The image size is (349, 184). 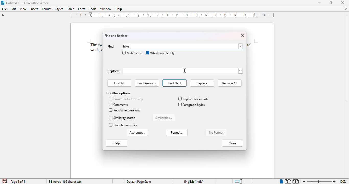 I want to click on replace, so click(x=175, y=71).